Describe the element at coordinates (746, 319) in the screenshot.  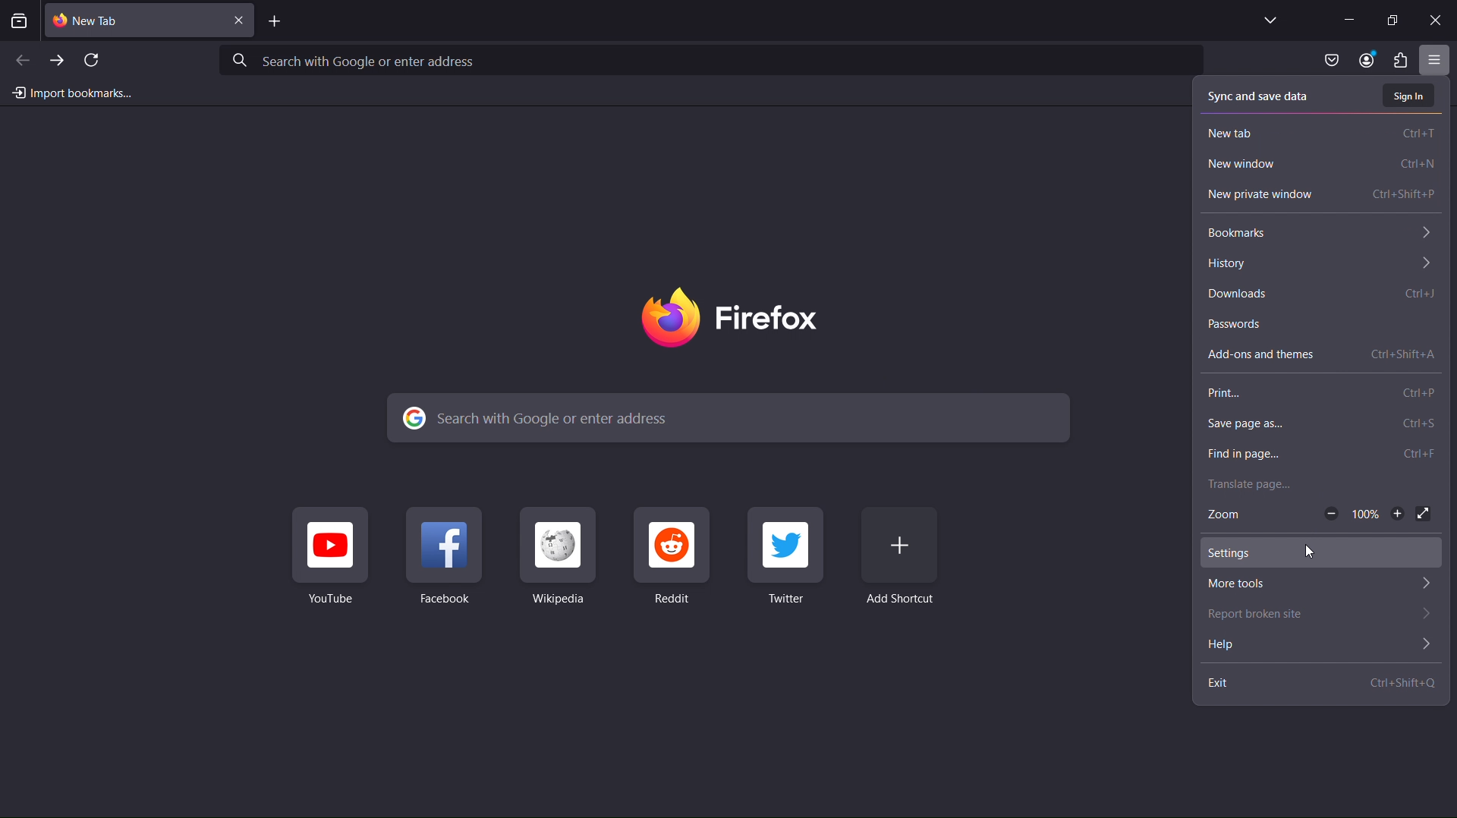
I see `Firefox Logo` at that location.